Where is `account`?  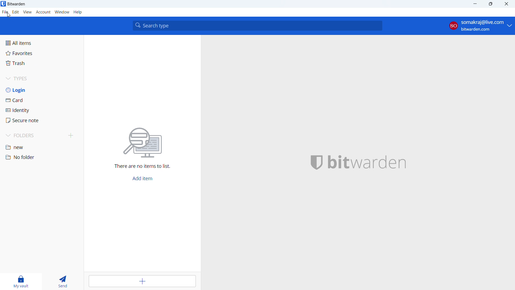
account is located at coordinates (481, 26).